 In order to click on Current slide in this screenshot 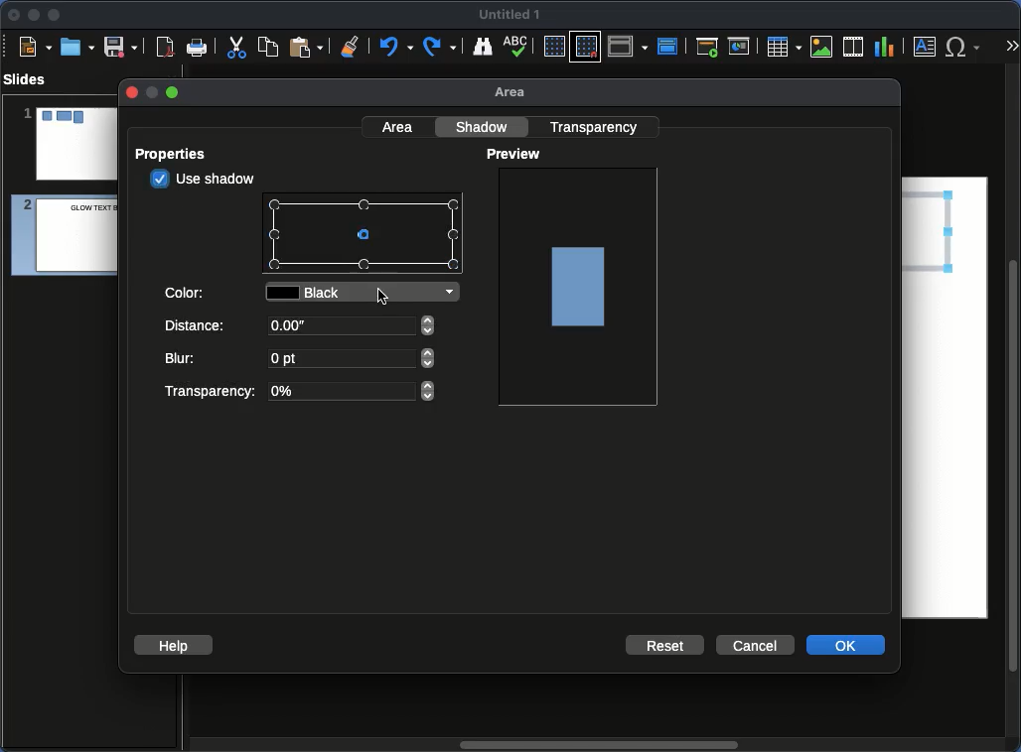, I will do `click(742, 47)`.